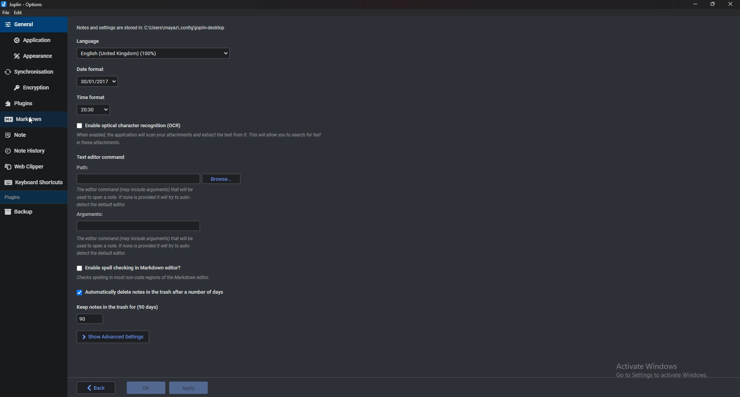  What do you see at coordinates (146, 387) in the screenshot?
I see `o K` at bounding box center [146, 387].